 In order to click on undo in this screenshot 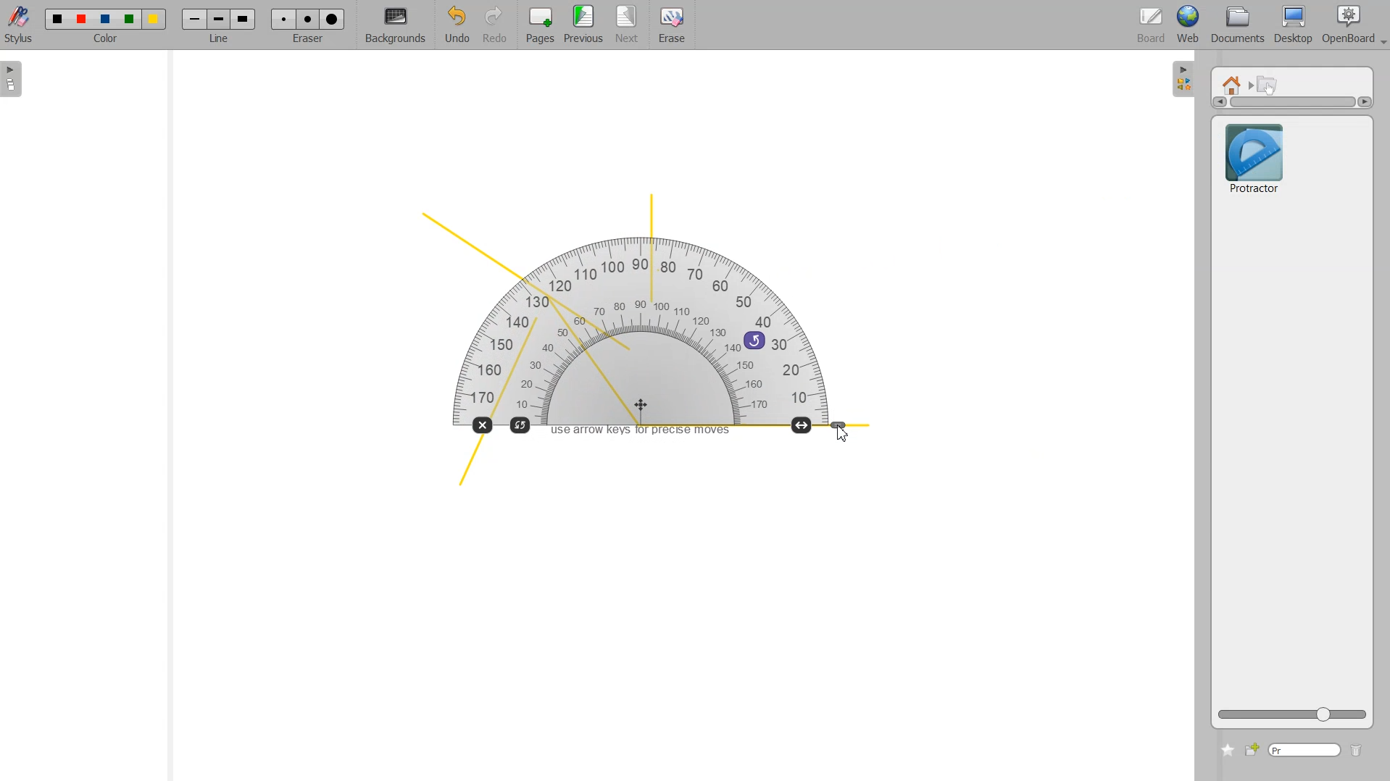, I will do `click(754, 339)`.